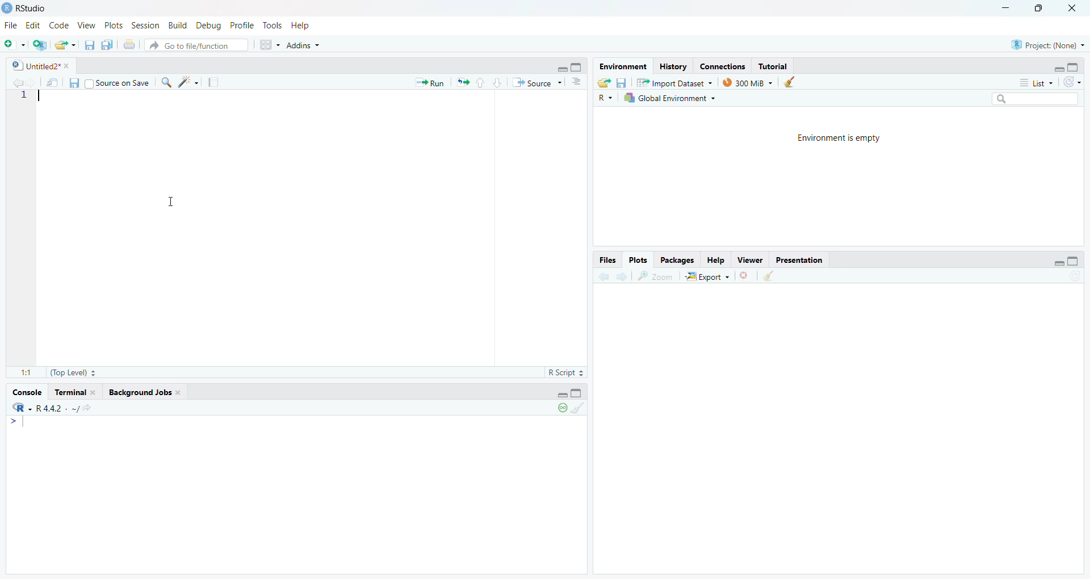 This screenshot has width=1090, height=579. Describe the element at coordinates (66, 45) in the screenshot. I see `open an existing file` at that location.